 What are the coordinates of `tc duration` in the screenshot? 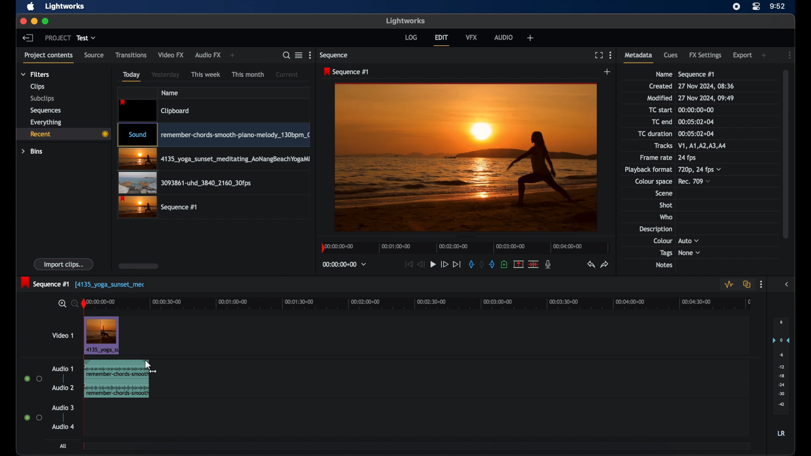 It's located at (695, 133).